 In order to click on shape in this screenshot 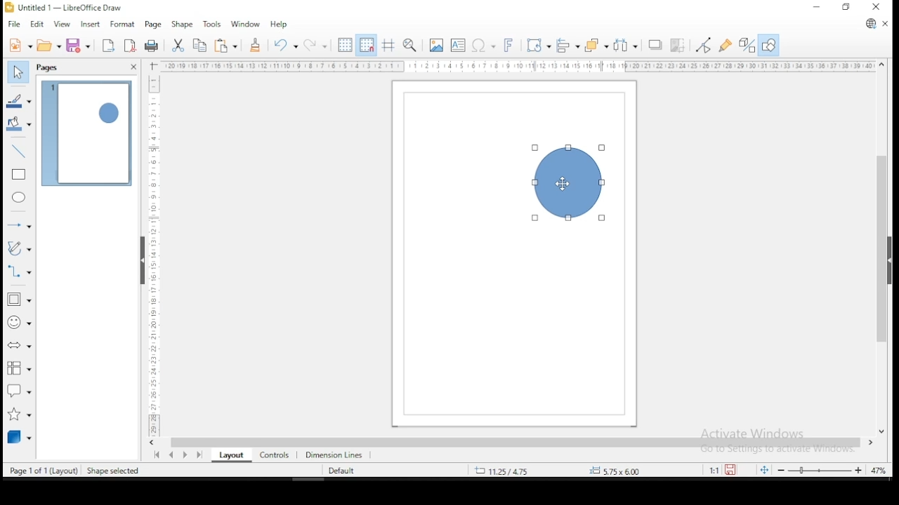, I will do `click(181, 25)`.